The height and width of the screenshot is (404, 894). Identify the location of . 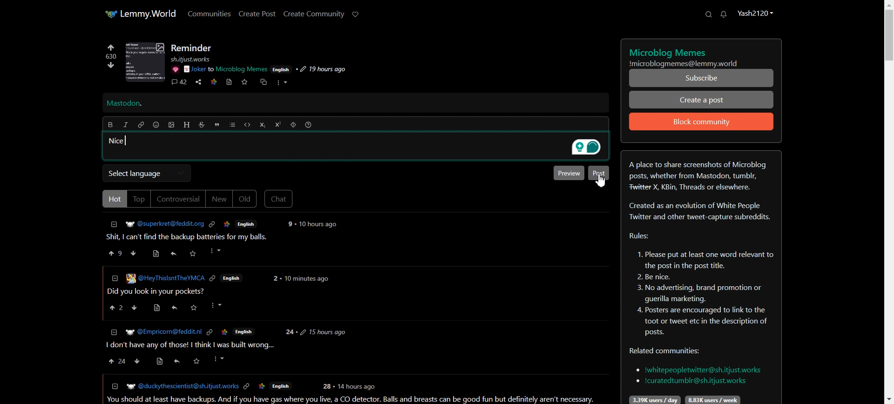
(135, 308).